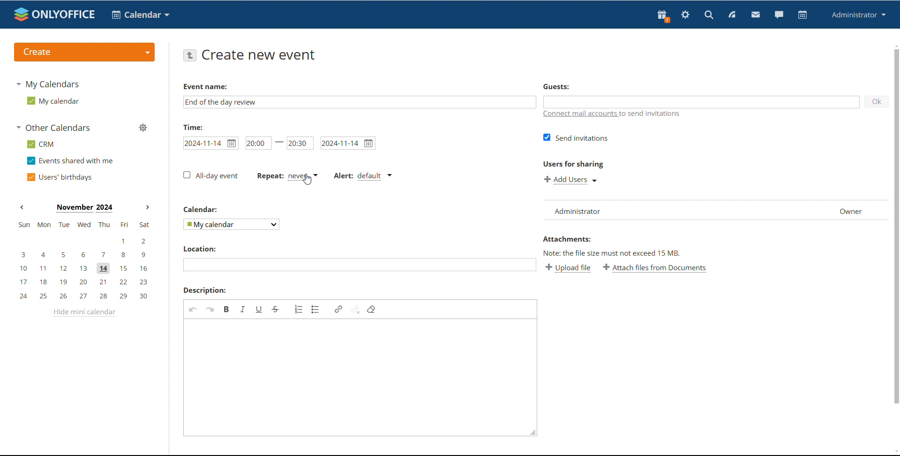 This screenshot has width=900, height=456. What do you see at coordinates (189, 54) in the screenshot?
I see `go back` at bounding box center [189, 54].